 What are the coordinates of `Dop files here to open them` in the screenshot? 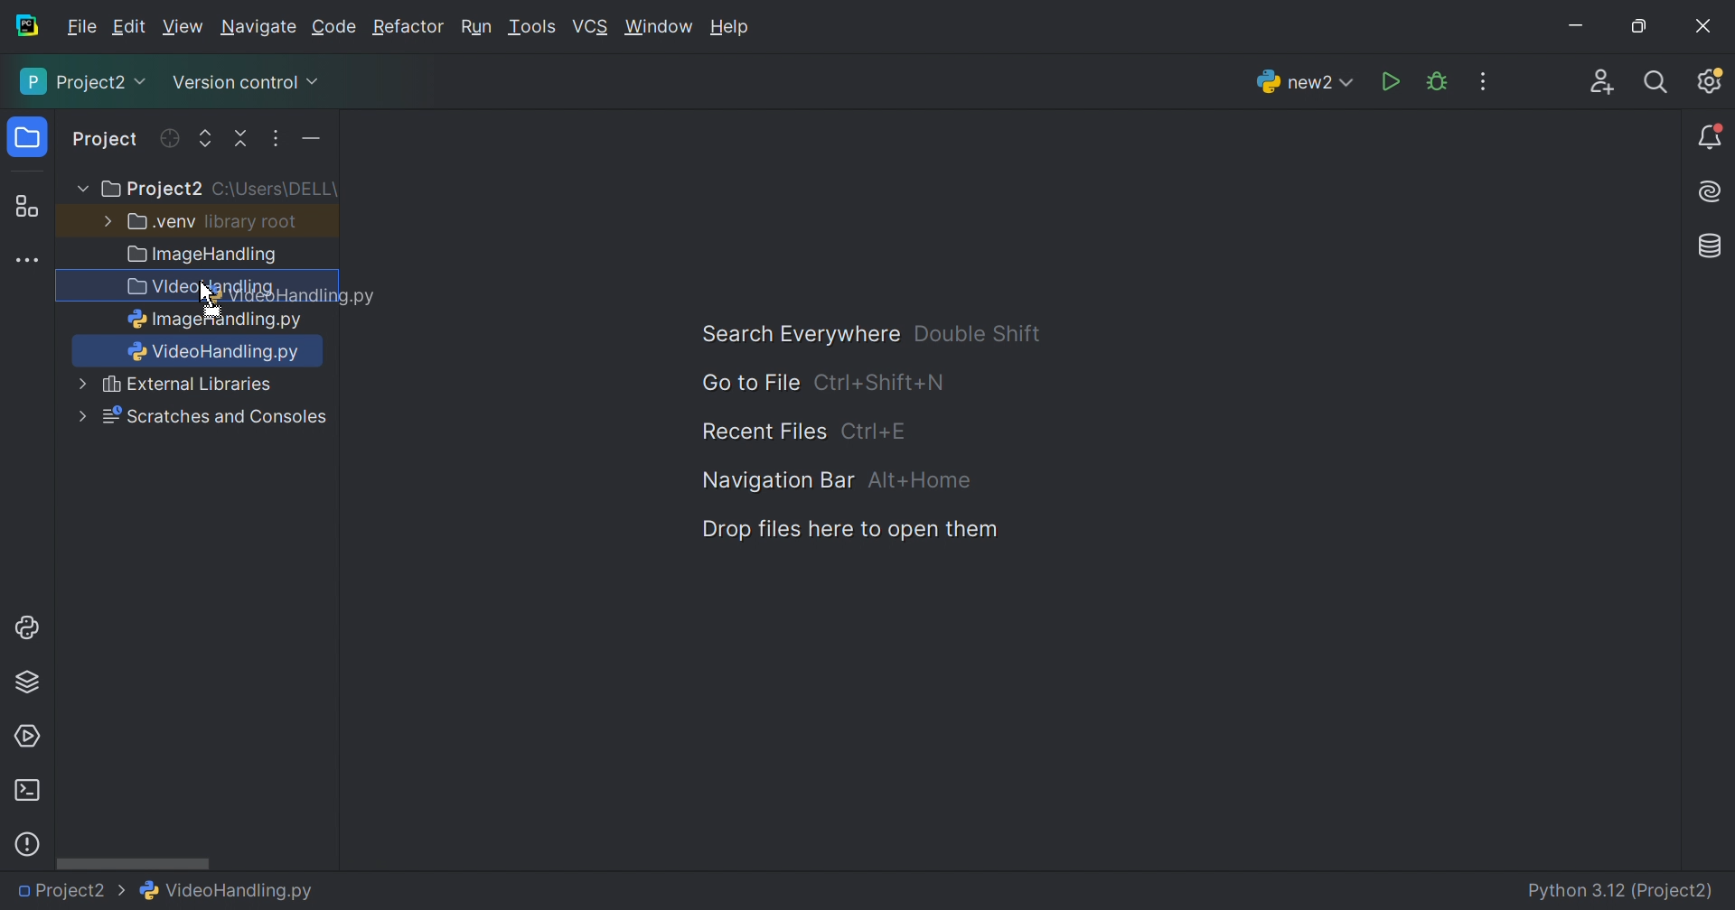 It's located at (843, 530).